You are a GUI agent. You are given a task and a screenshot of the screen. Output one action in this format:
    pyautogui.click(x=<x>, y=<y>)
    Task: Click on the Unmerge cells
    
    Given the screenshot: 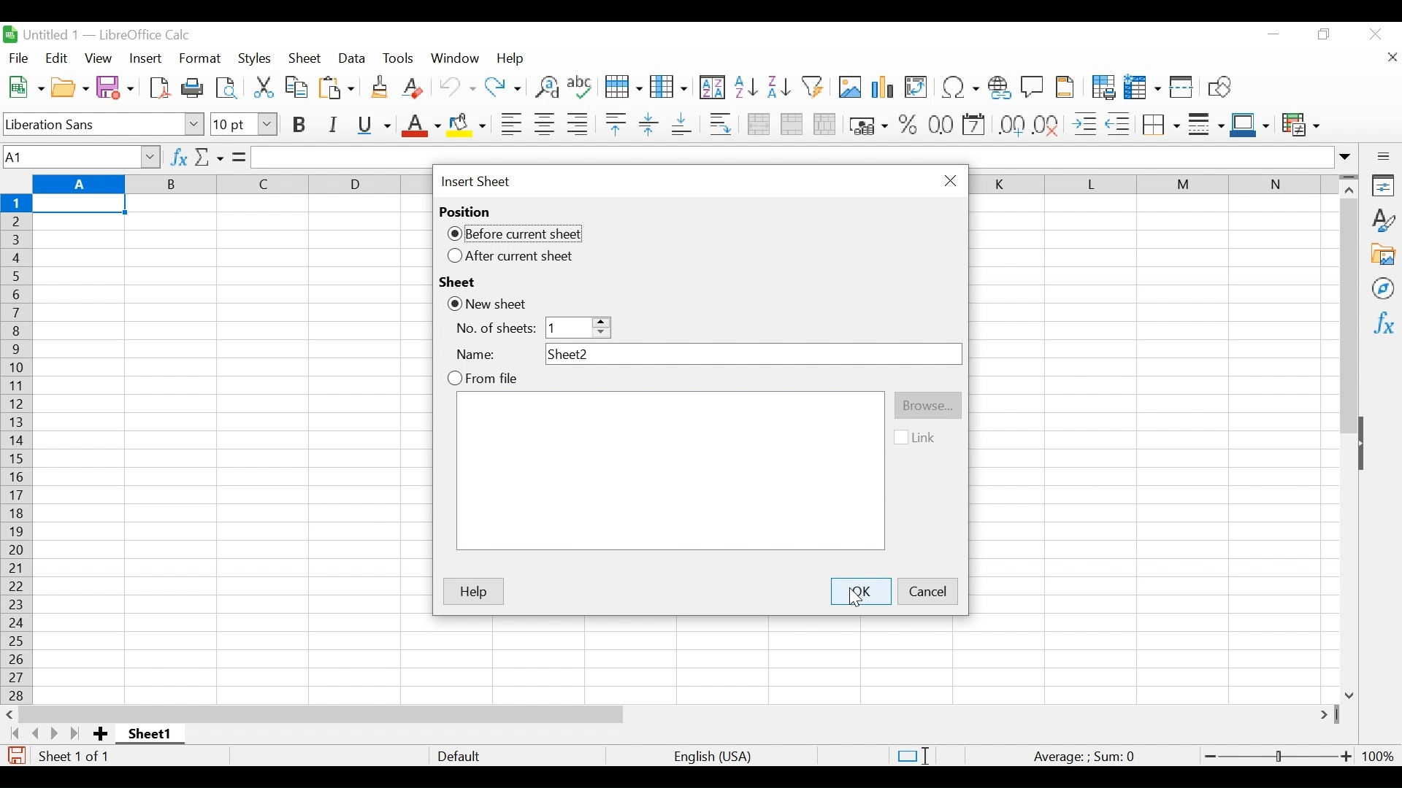 What is the action you would take?
    pyautogui.click(x=825, y=125)
    